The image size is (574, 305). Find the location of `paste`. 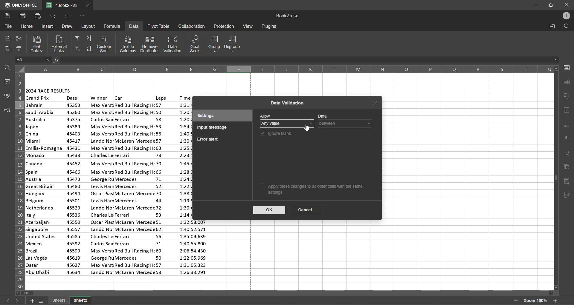

paste is located at coordinates (8, 49).